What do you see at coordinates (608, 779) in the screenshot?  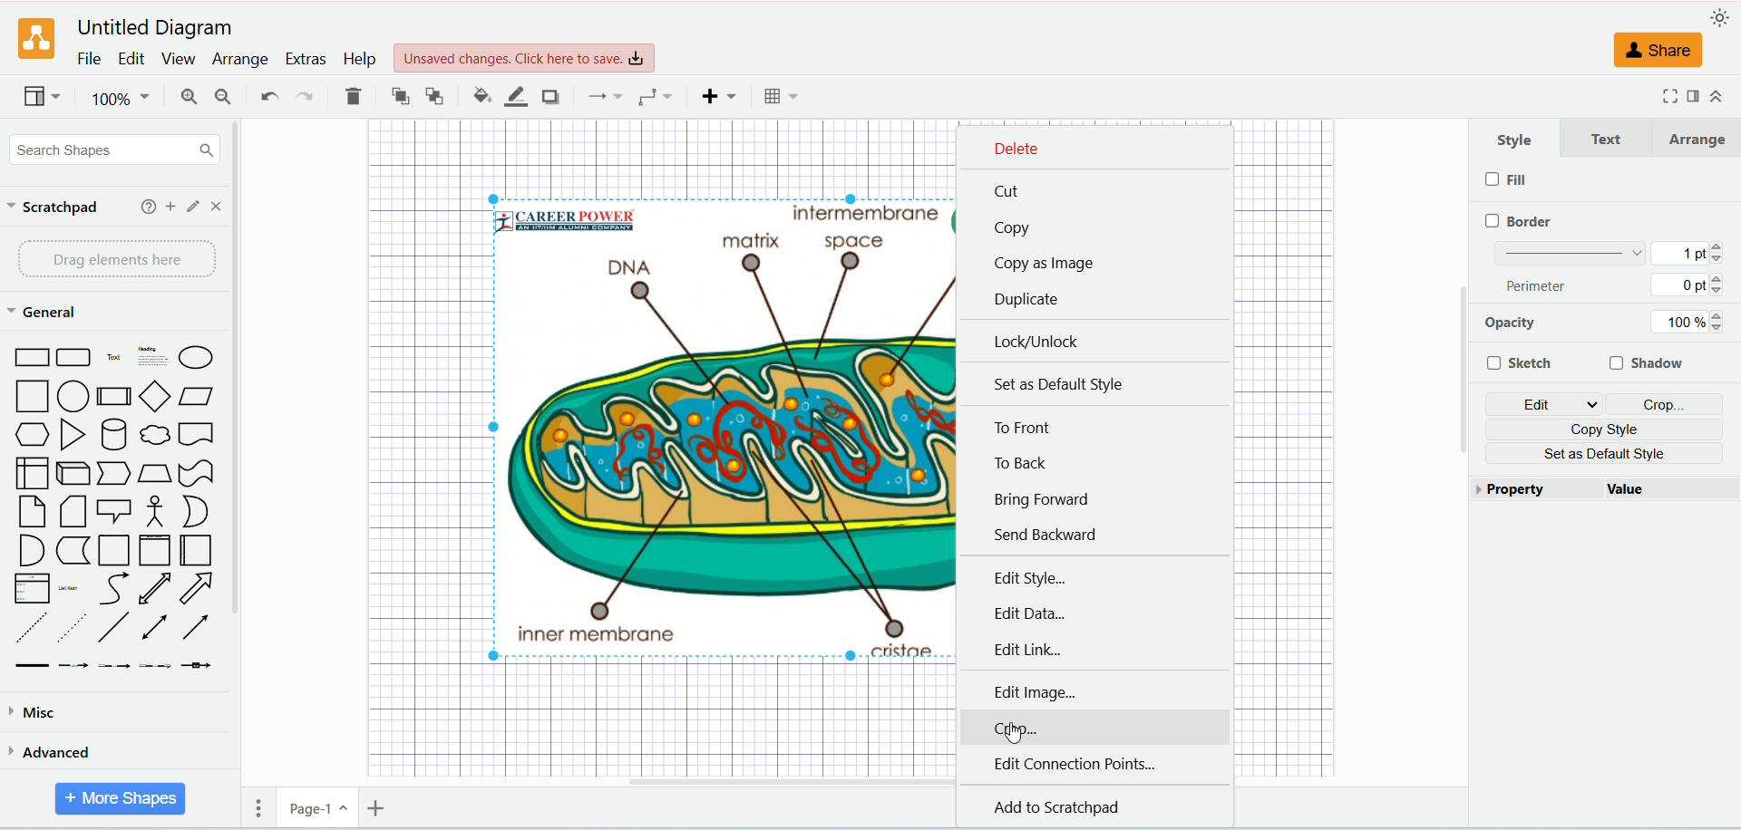 I see `Horizontal Scroll Bar` at bounding box center [608, 779].